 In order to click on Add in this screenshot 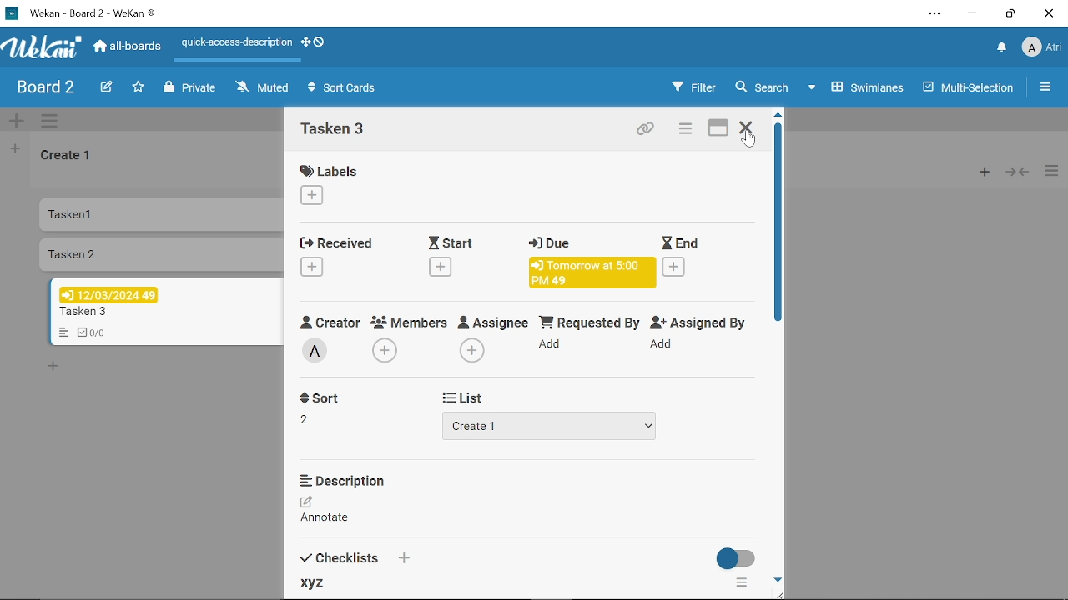, I will do `click(985, 171)`.